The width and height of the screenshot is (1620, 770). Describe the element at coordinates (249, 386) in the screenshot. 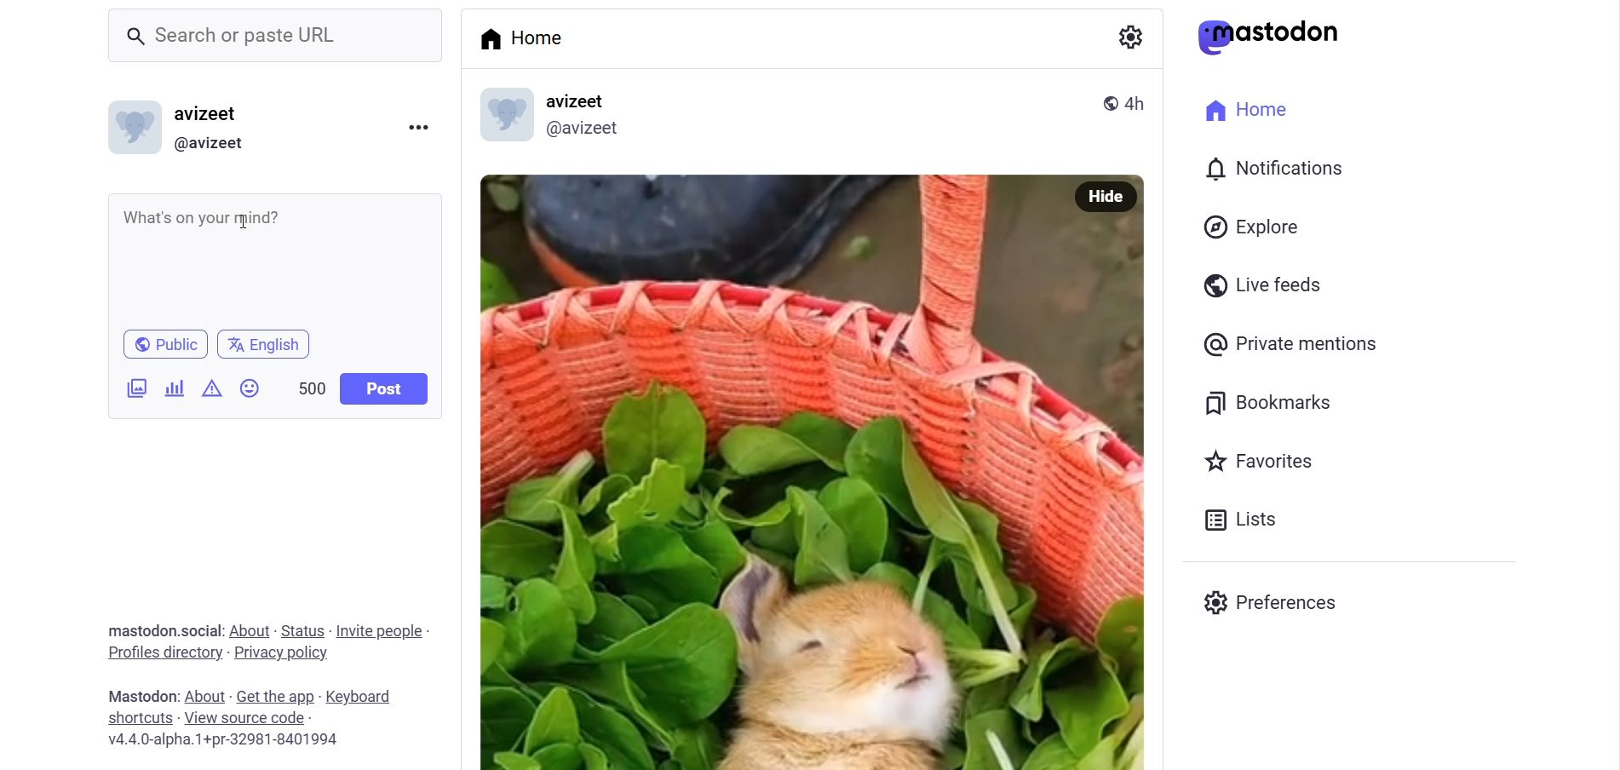

I see `Emojis` at that location.